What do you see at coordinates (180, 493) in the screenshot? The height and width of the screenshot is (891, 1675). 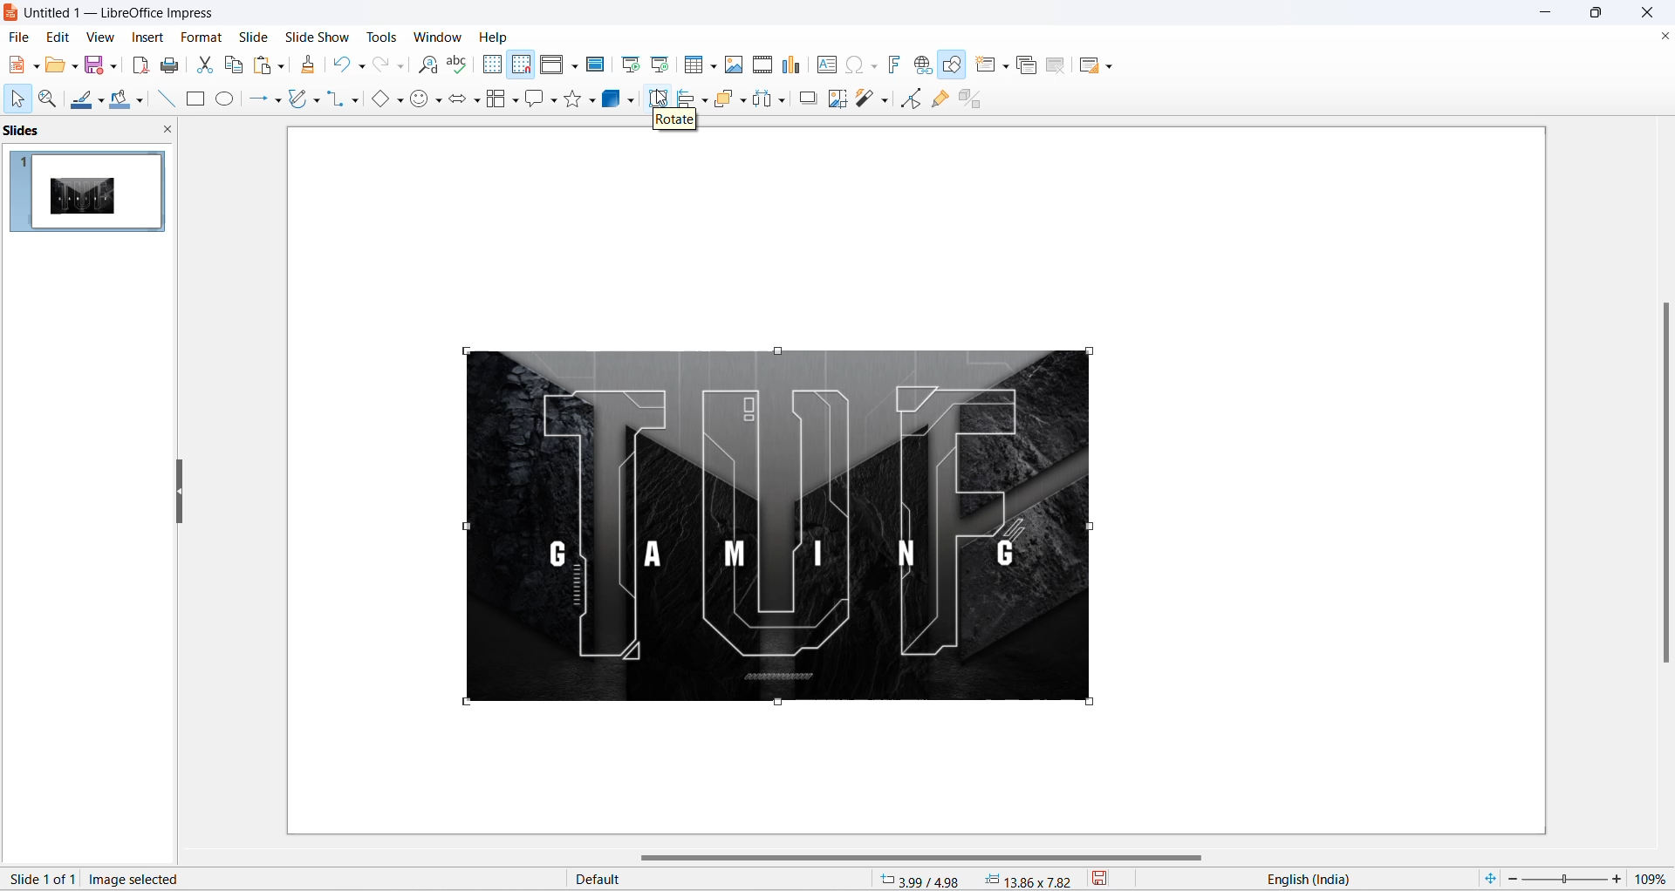 I see `resize` at bounding box center [180, 493].